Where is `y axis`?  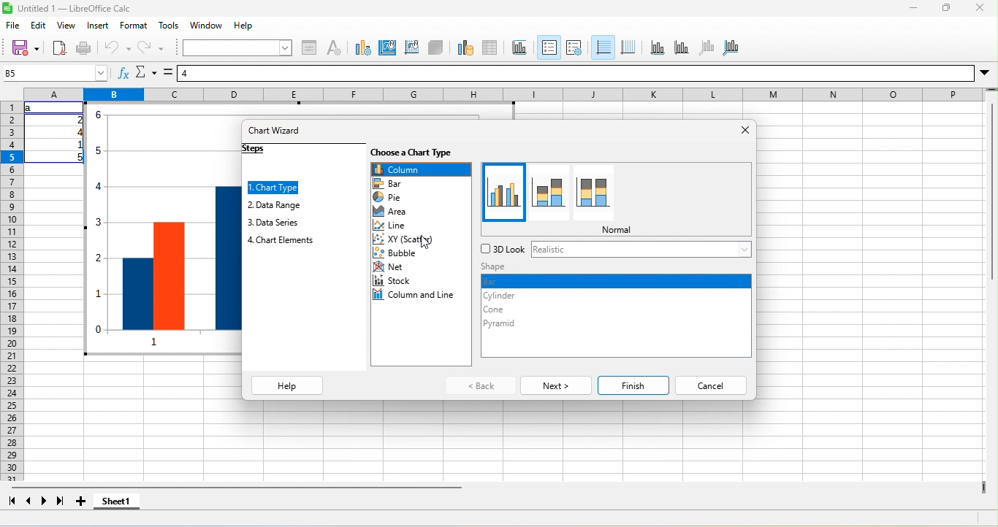 y axis is located at coordinates (682, 49).